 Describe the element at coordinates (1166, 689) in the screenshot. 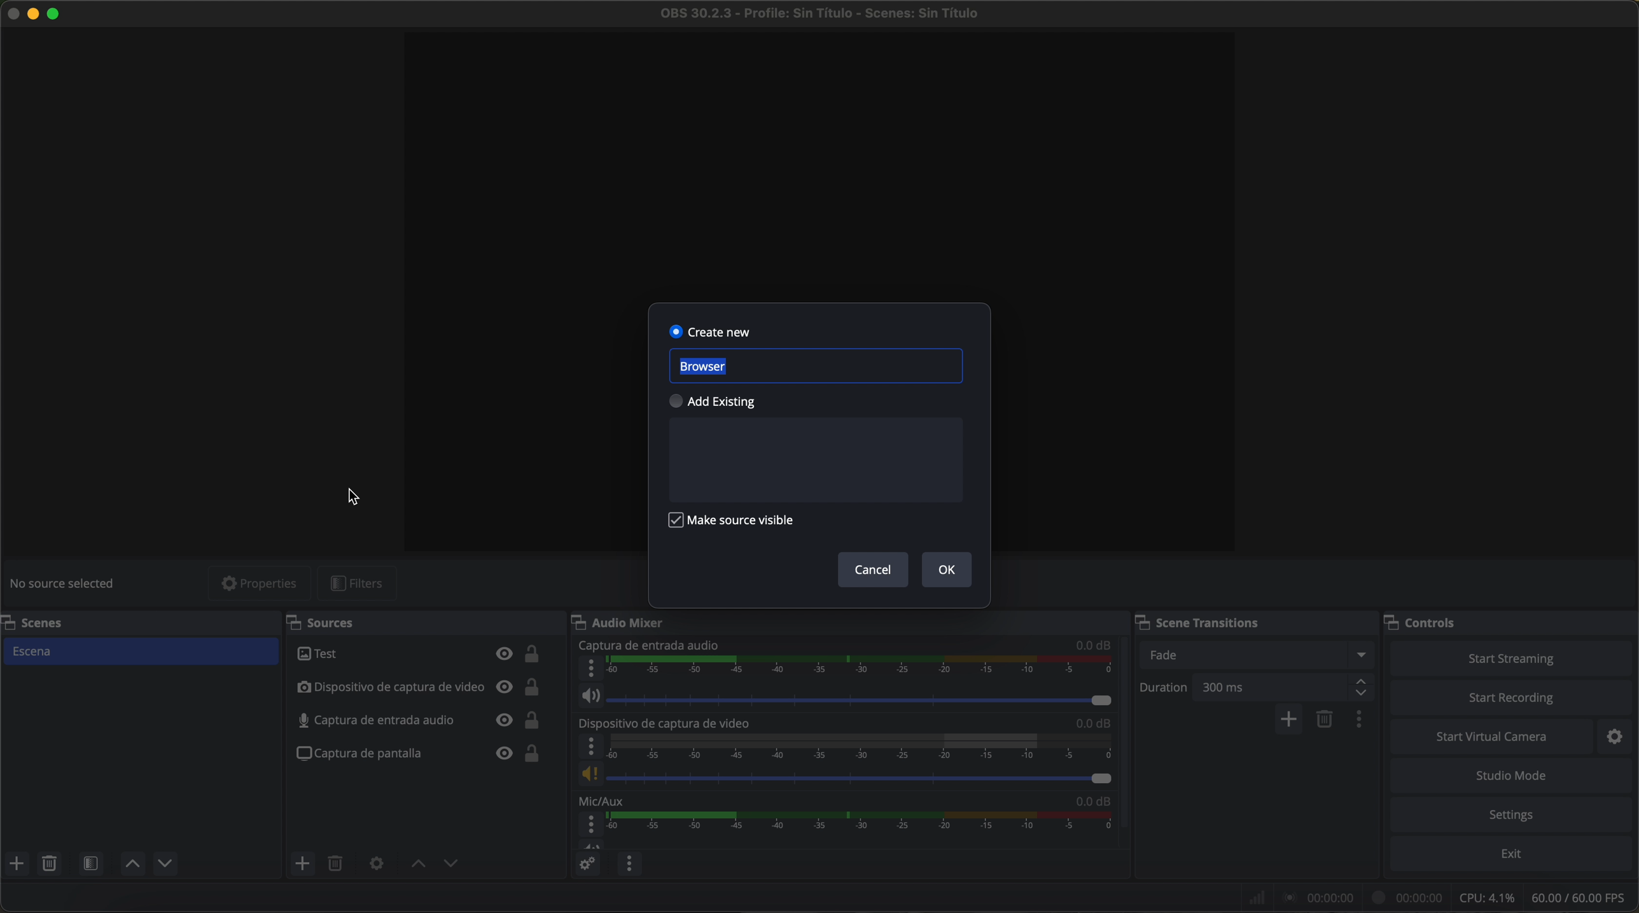

I see `duration` at that location.